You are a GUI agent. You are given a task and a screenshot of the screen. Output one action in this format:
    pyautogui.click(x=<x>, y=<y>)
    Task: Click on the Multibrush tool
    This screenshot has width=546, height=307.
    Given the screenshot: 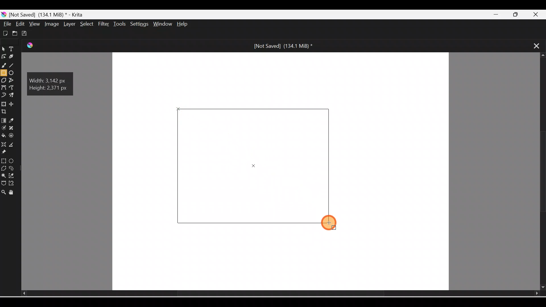 What is the action you would take?
    pyautogui.click(x=13, y=96)
    